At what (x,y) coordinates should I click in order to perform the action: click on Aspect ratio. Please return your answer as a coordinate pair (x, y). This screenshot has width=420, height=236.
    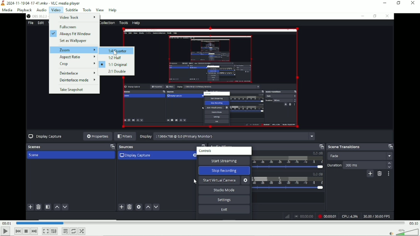
    Looking at the image, I should click on (75, 57).